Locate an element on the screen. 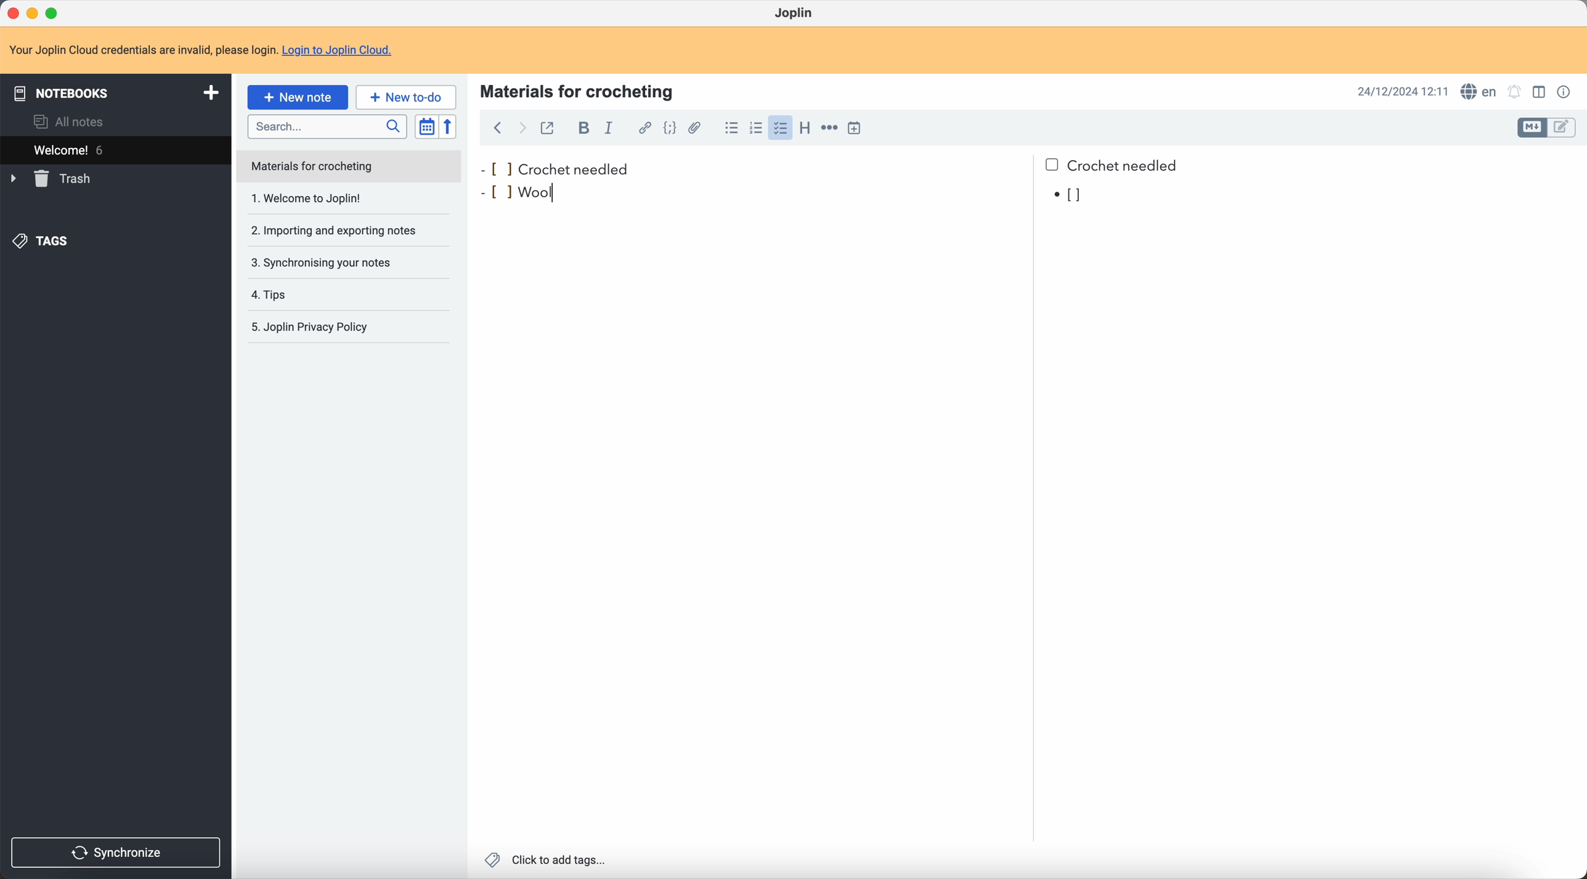 Image resolution: width=1587 pixels, height=879 pixels. toggle edit layout is located at coordinates (1532, 128).